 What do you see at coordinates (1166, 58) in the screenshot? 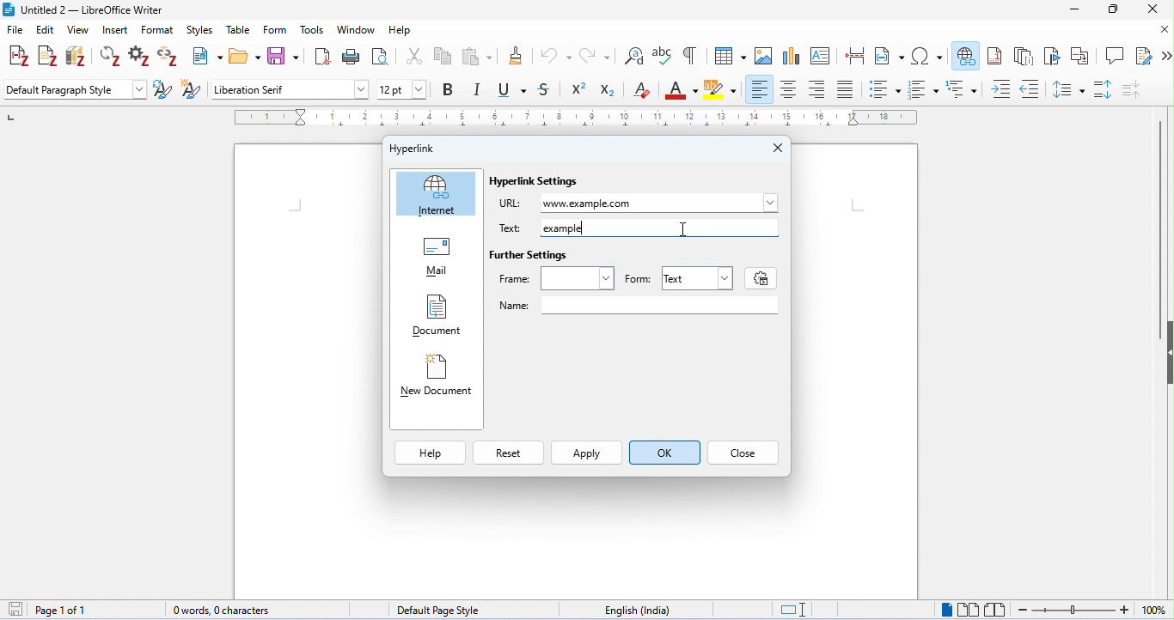
I see `more` at bounding box center [1166, 58].